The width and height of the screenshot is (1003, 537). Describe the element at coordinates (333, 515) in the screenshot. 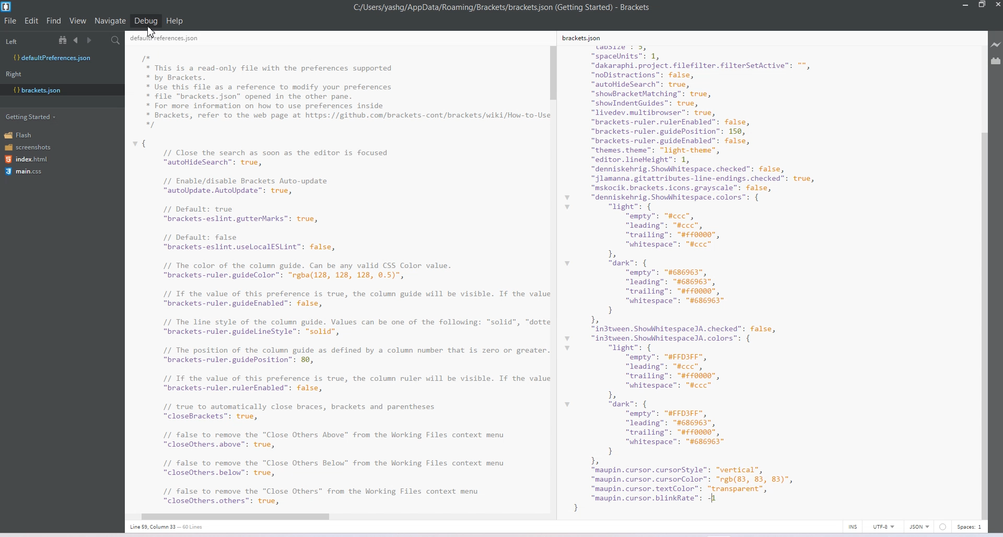

I see `Horizontal Scroll Bar` at that location.